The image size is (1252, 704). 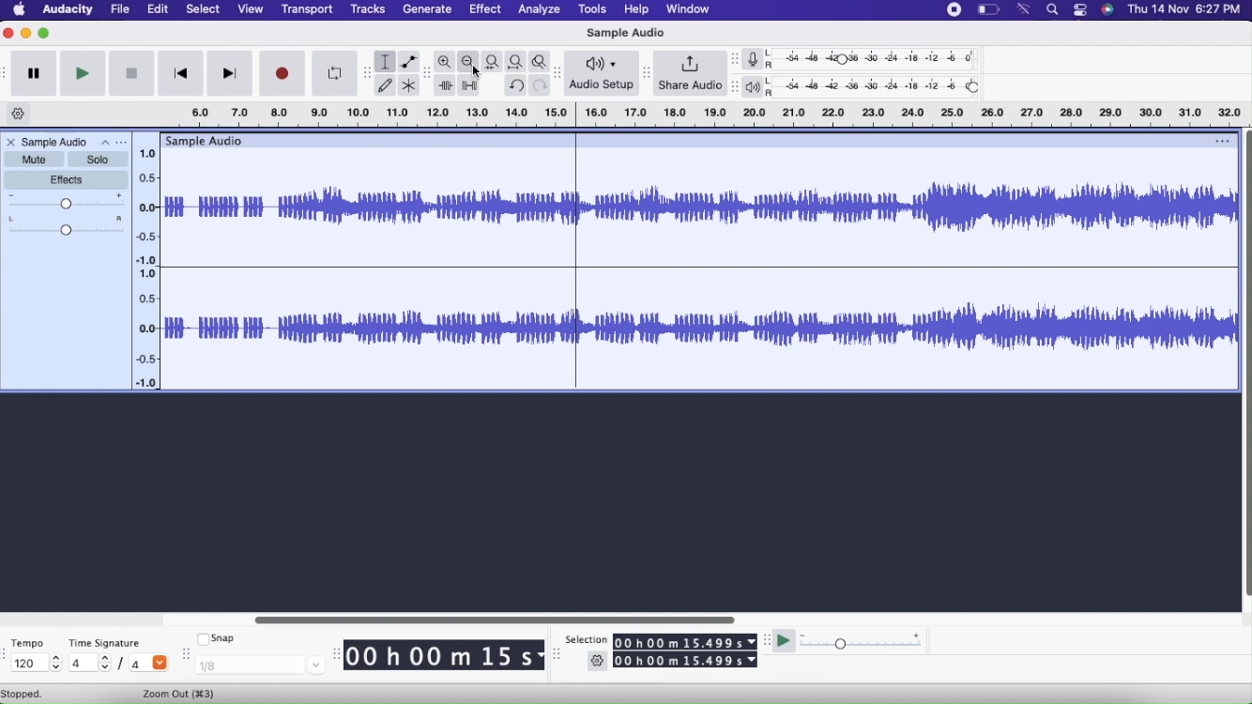 I want to click on Tools, so click(x=595, y=10).